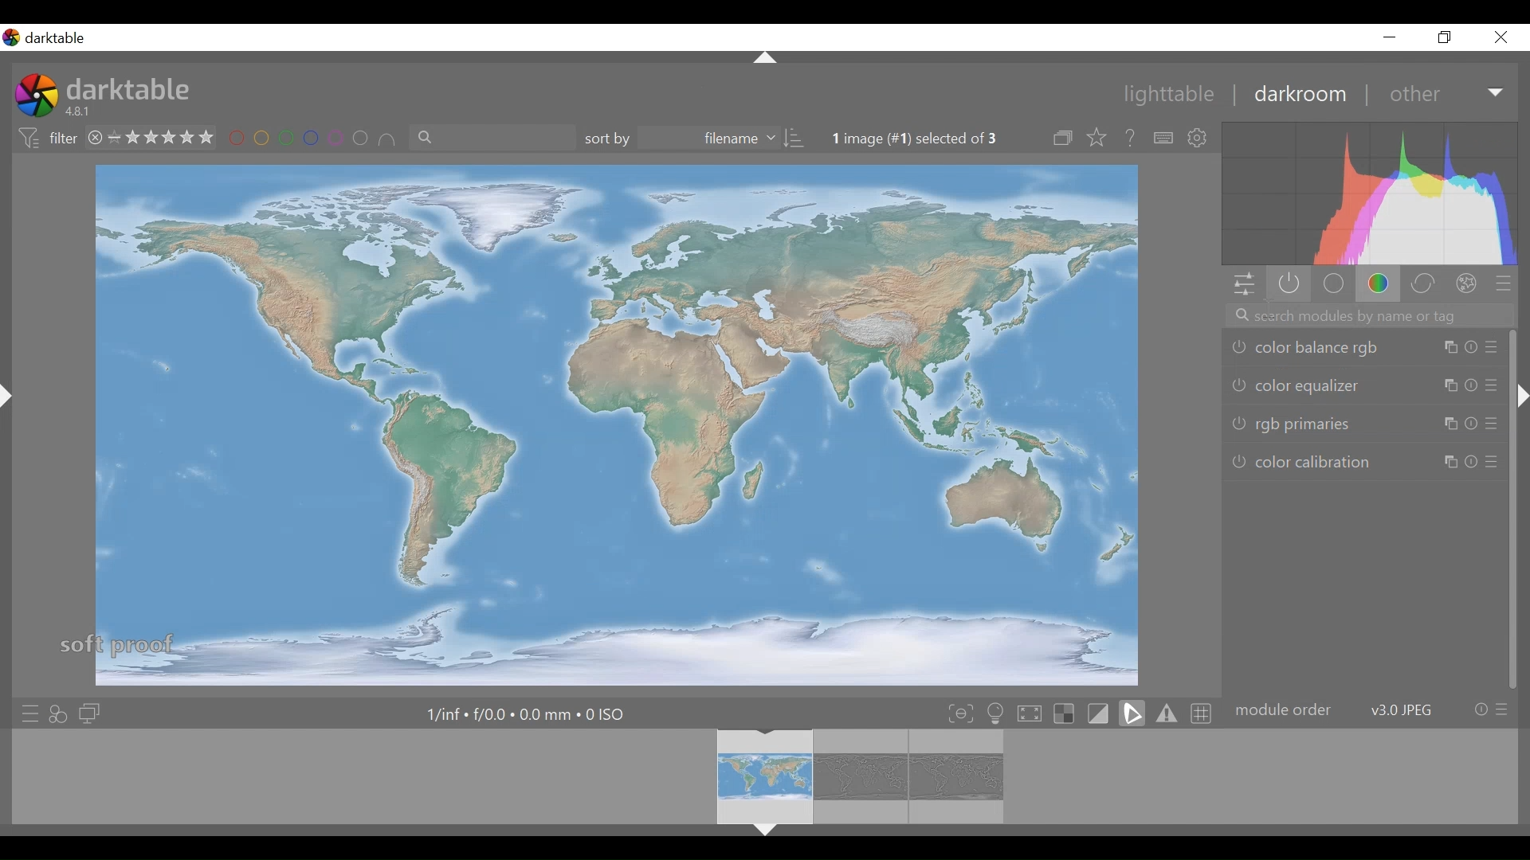 This screenshot has height=860, width=1530. I want to click on color, so click(1379, 283).